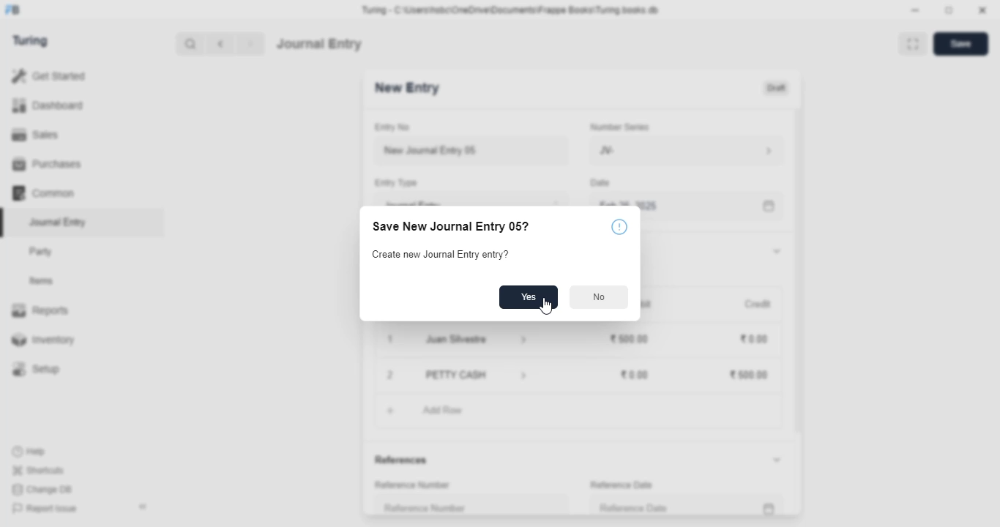 This screenshot has height=527, width=1000. I want to click on close, so click(982, 10).